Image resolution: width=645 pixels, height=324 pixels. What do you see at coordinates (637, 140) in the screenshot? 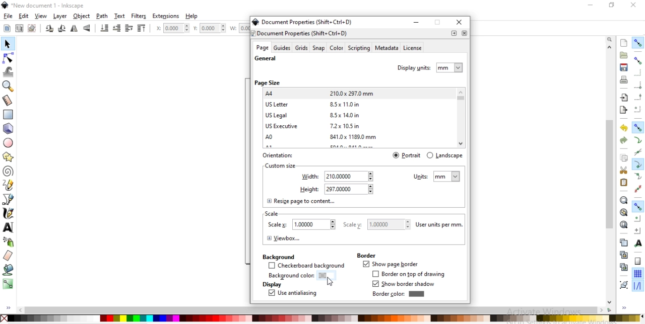
I see `snap to paths` at bounding box center [637, 140].